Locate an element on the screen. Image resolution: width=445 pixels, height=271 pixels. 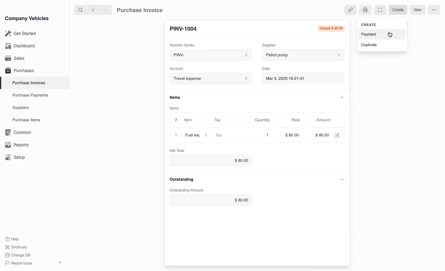
Tax is located at coordinates (220, 120).